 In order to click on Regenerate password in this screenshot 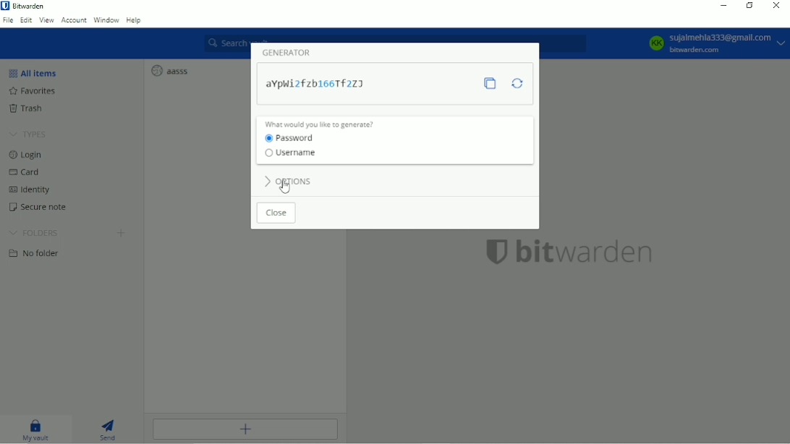, I will do `click(517, 83)`.